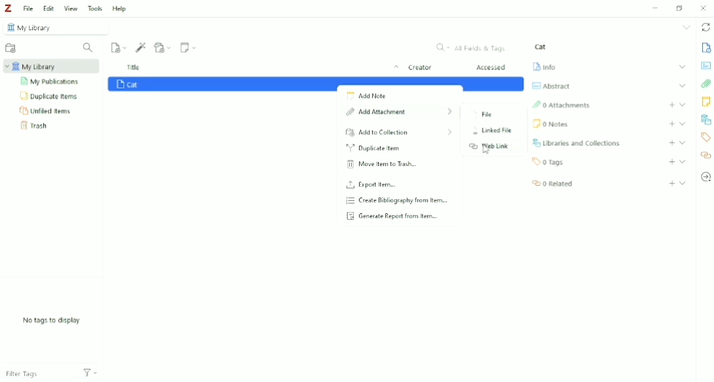 This screenshot has height=382, width=714. I want to click on Title, so click(264, 68).